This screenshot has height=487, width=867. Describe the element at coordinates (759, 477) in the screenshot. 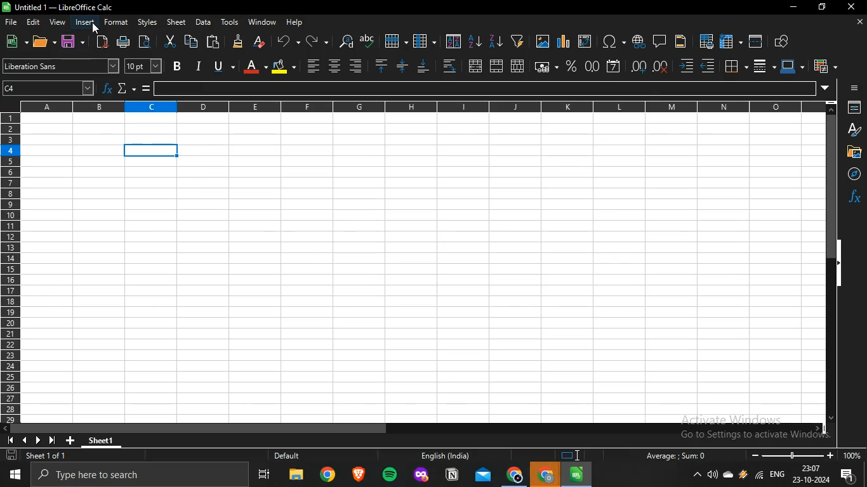

I see `wifi` at that location.